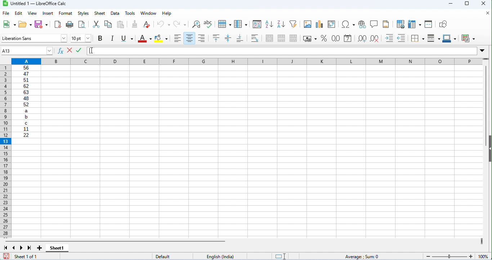 The image size is (492, 260). What do you see at coordinates (57, 248) in the screenshot?
I see `sheet1` at bounding box center [57, 248].